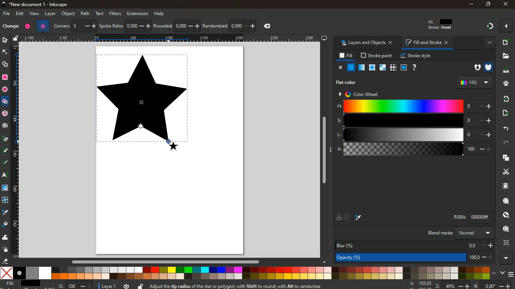  Describe the element at coordinates (19, 152) in the screenshot. I see `Draw scale` at that location.